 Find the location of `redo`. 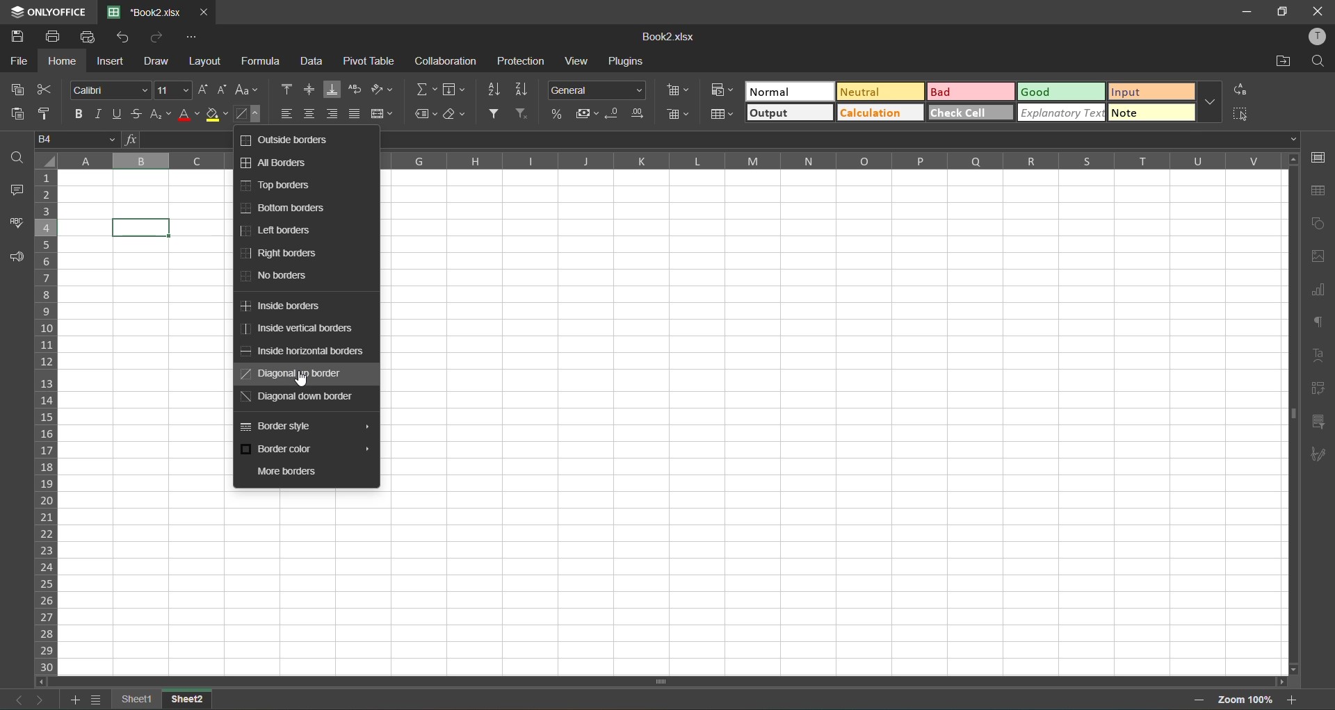

redo is located at coordinates (158, 38).